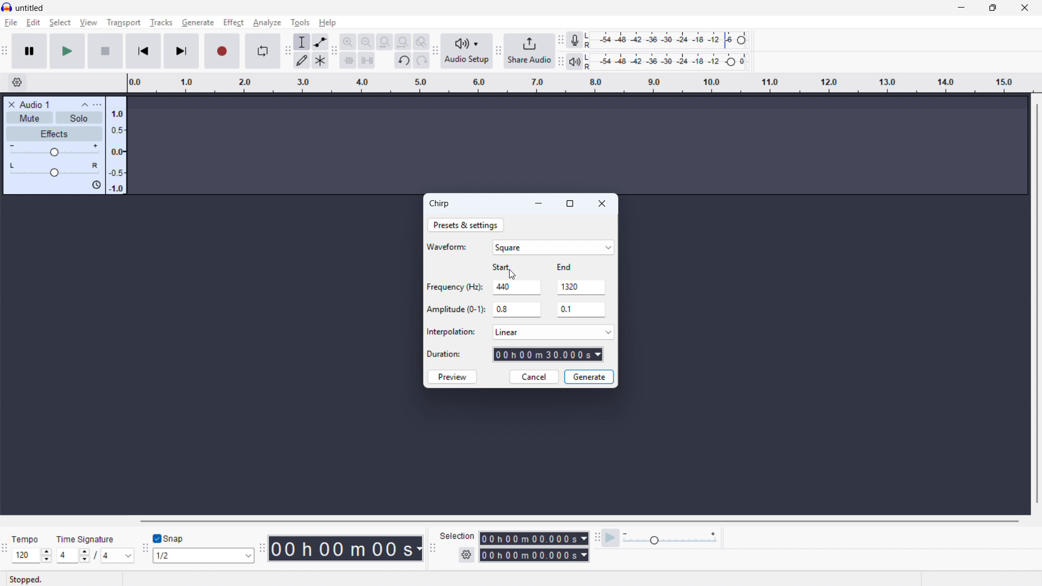 The height and width of the screenshot is (586, 1042). Describe the element at coordinates (456, 310) in the screenshot. I see `Amplitude (0-1)` at that location.